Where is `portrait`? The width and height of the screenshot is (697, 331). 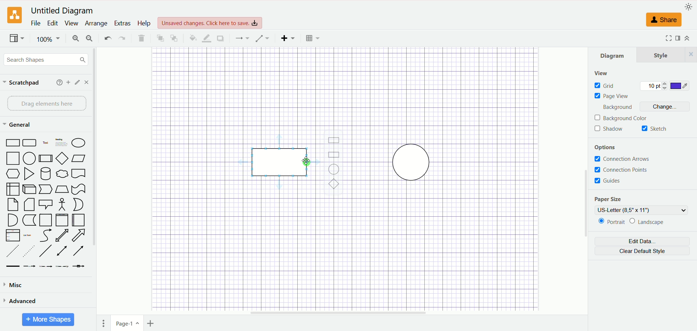
portrait is located at coordinates (610, 222).